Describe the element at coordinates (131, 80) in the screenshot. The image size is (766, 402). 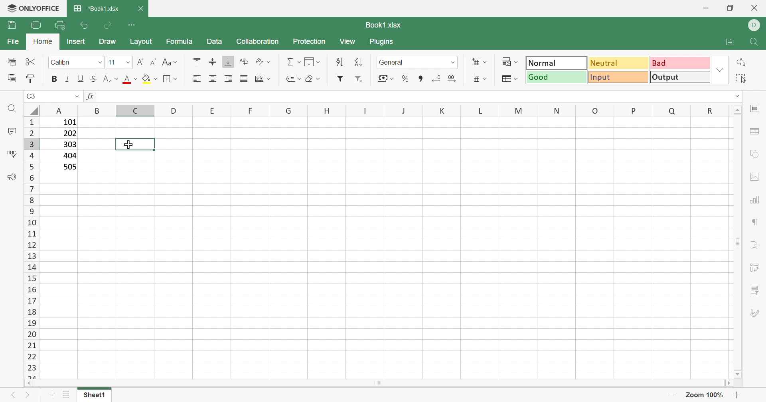
I see `Font color` at that location.